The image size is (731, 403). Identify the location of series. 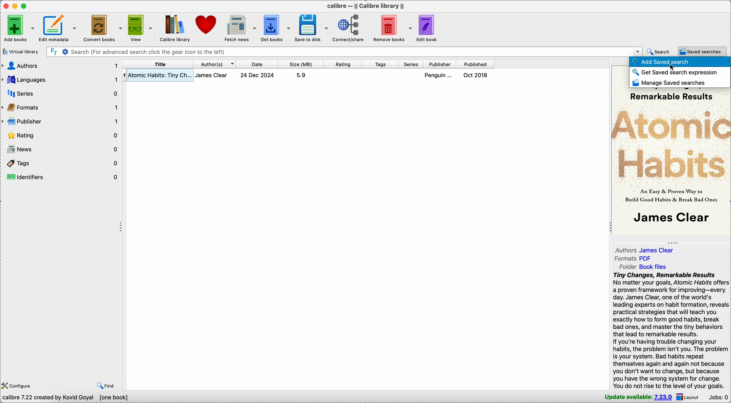
(411, 64).